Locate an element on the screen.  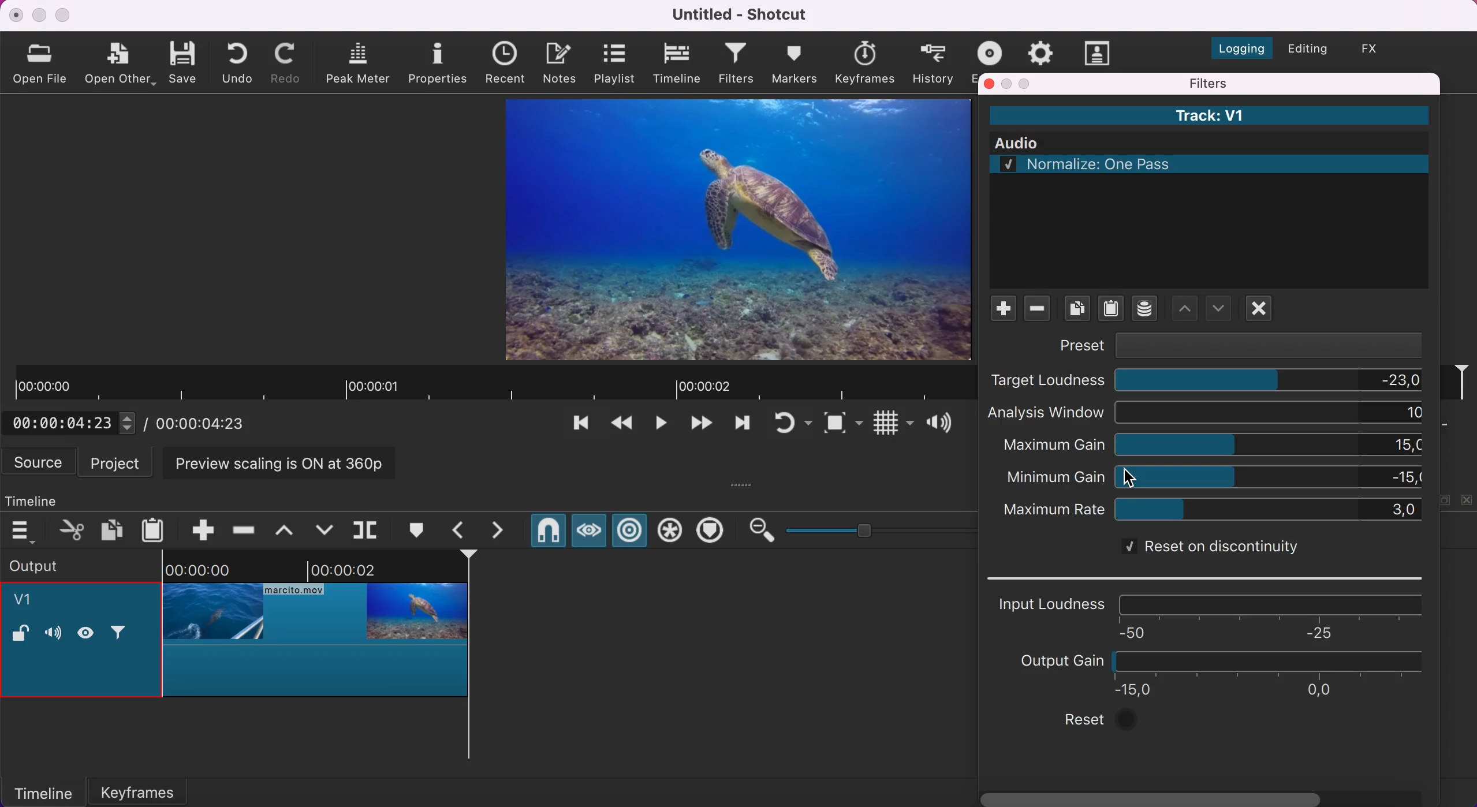
timeline is located at coordinates (43, 498).